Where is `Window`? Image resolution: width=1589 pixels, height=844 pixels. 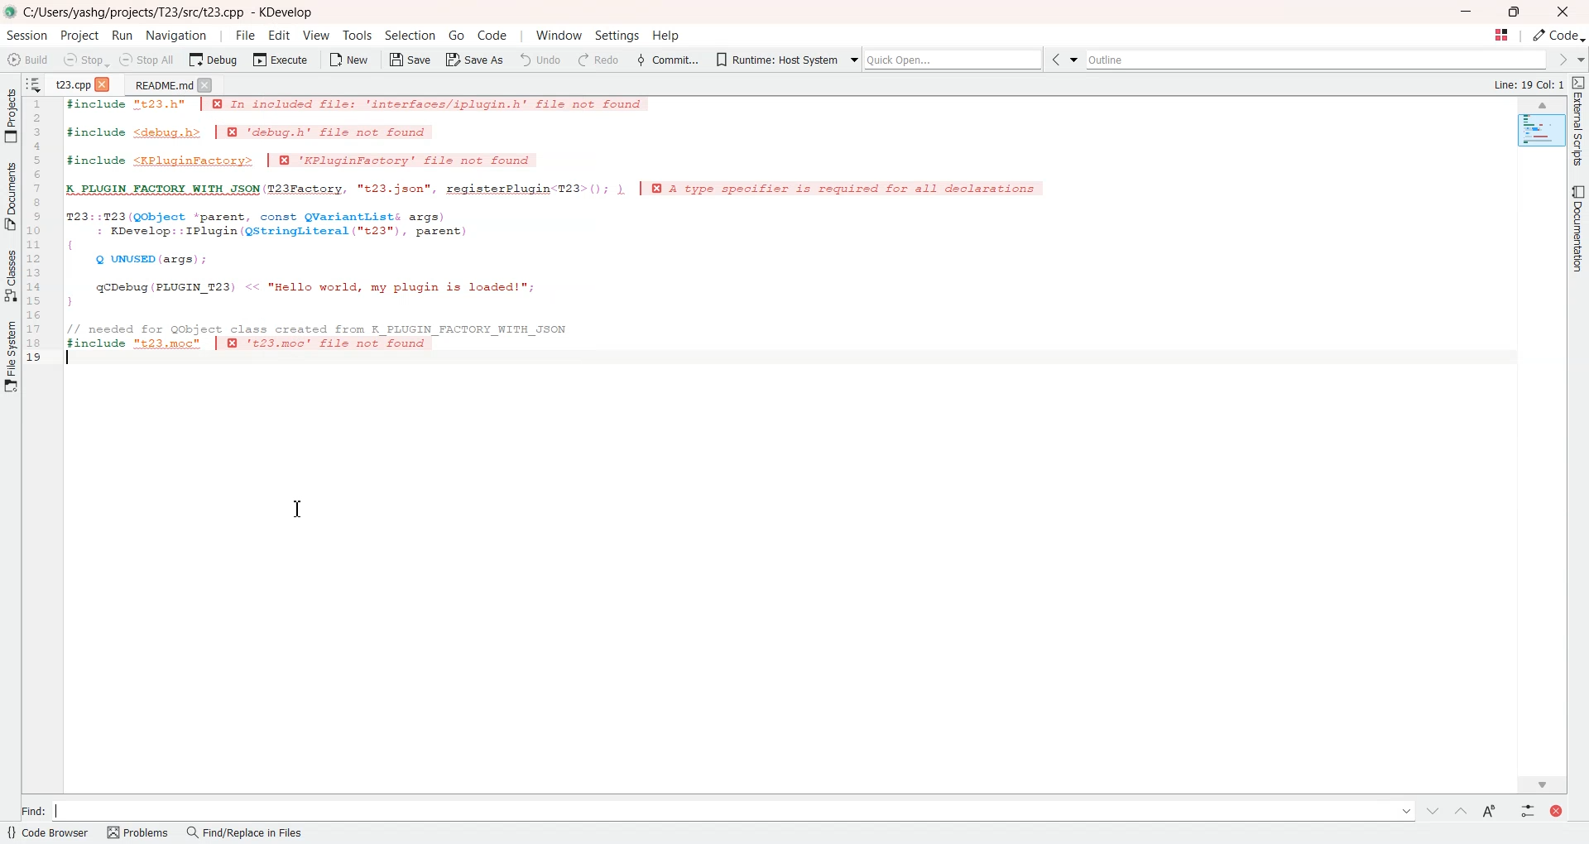
Window is located at coordinates (559, 36).